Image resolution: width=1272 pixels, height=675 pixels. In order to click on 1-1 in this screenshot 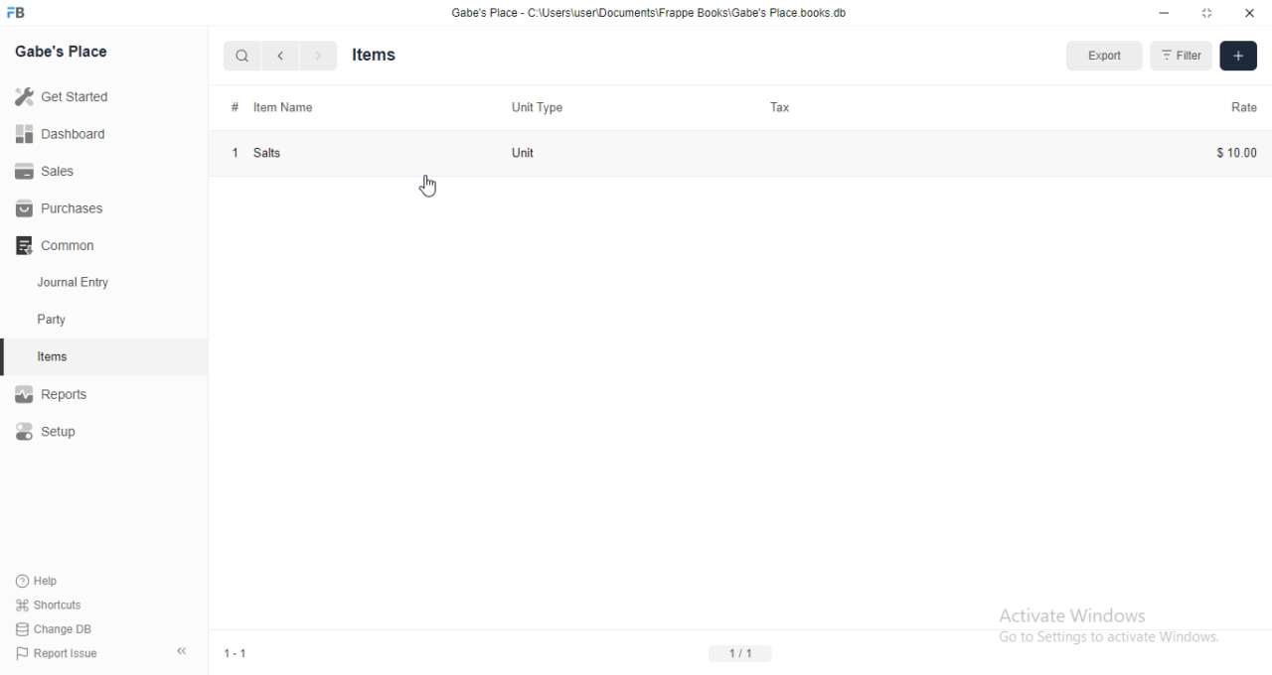, I will do `click(241, 651)`.